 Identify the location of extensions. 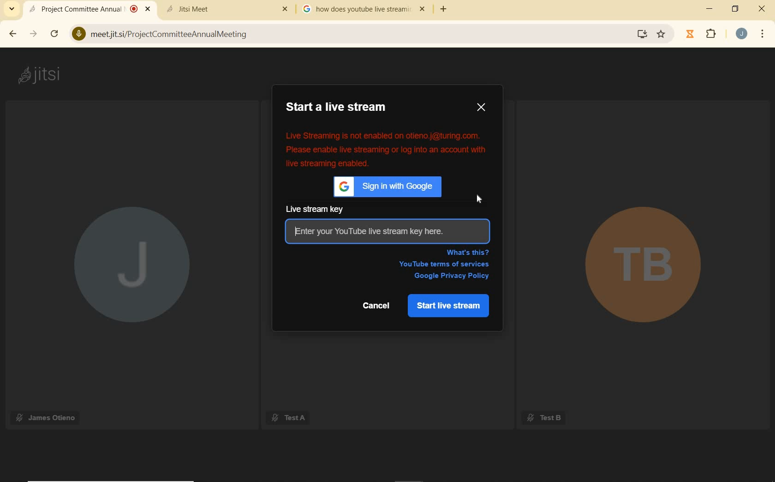
(713, 35).